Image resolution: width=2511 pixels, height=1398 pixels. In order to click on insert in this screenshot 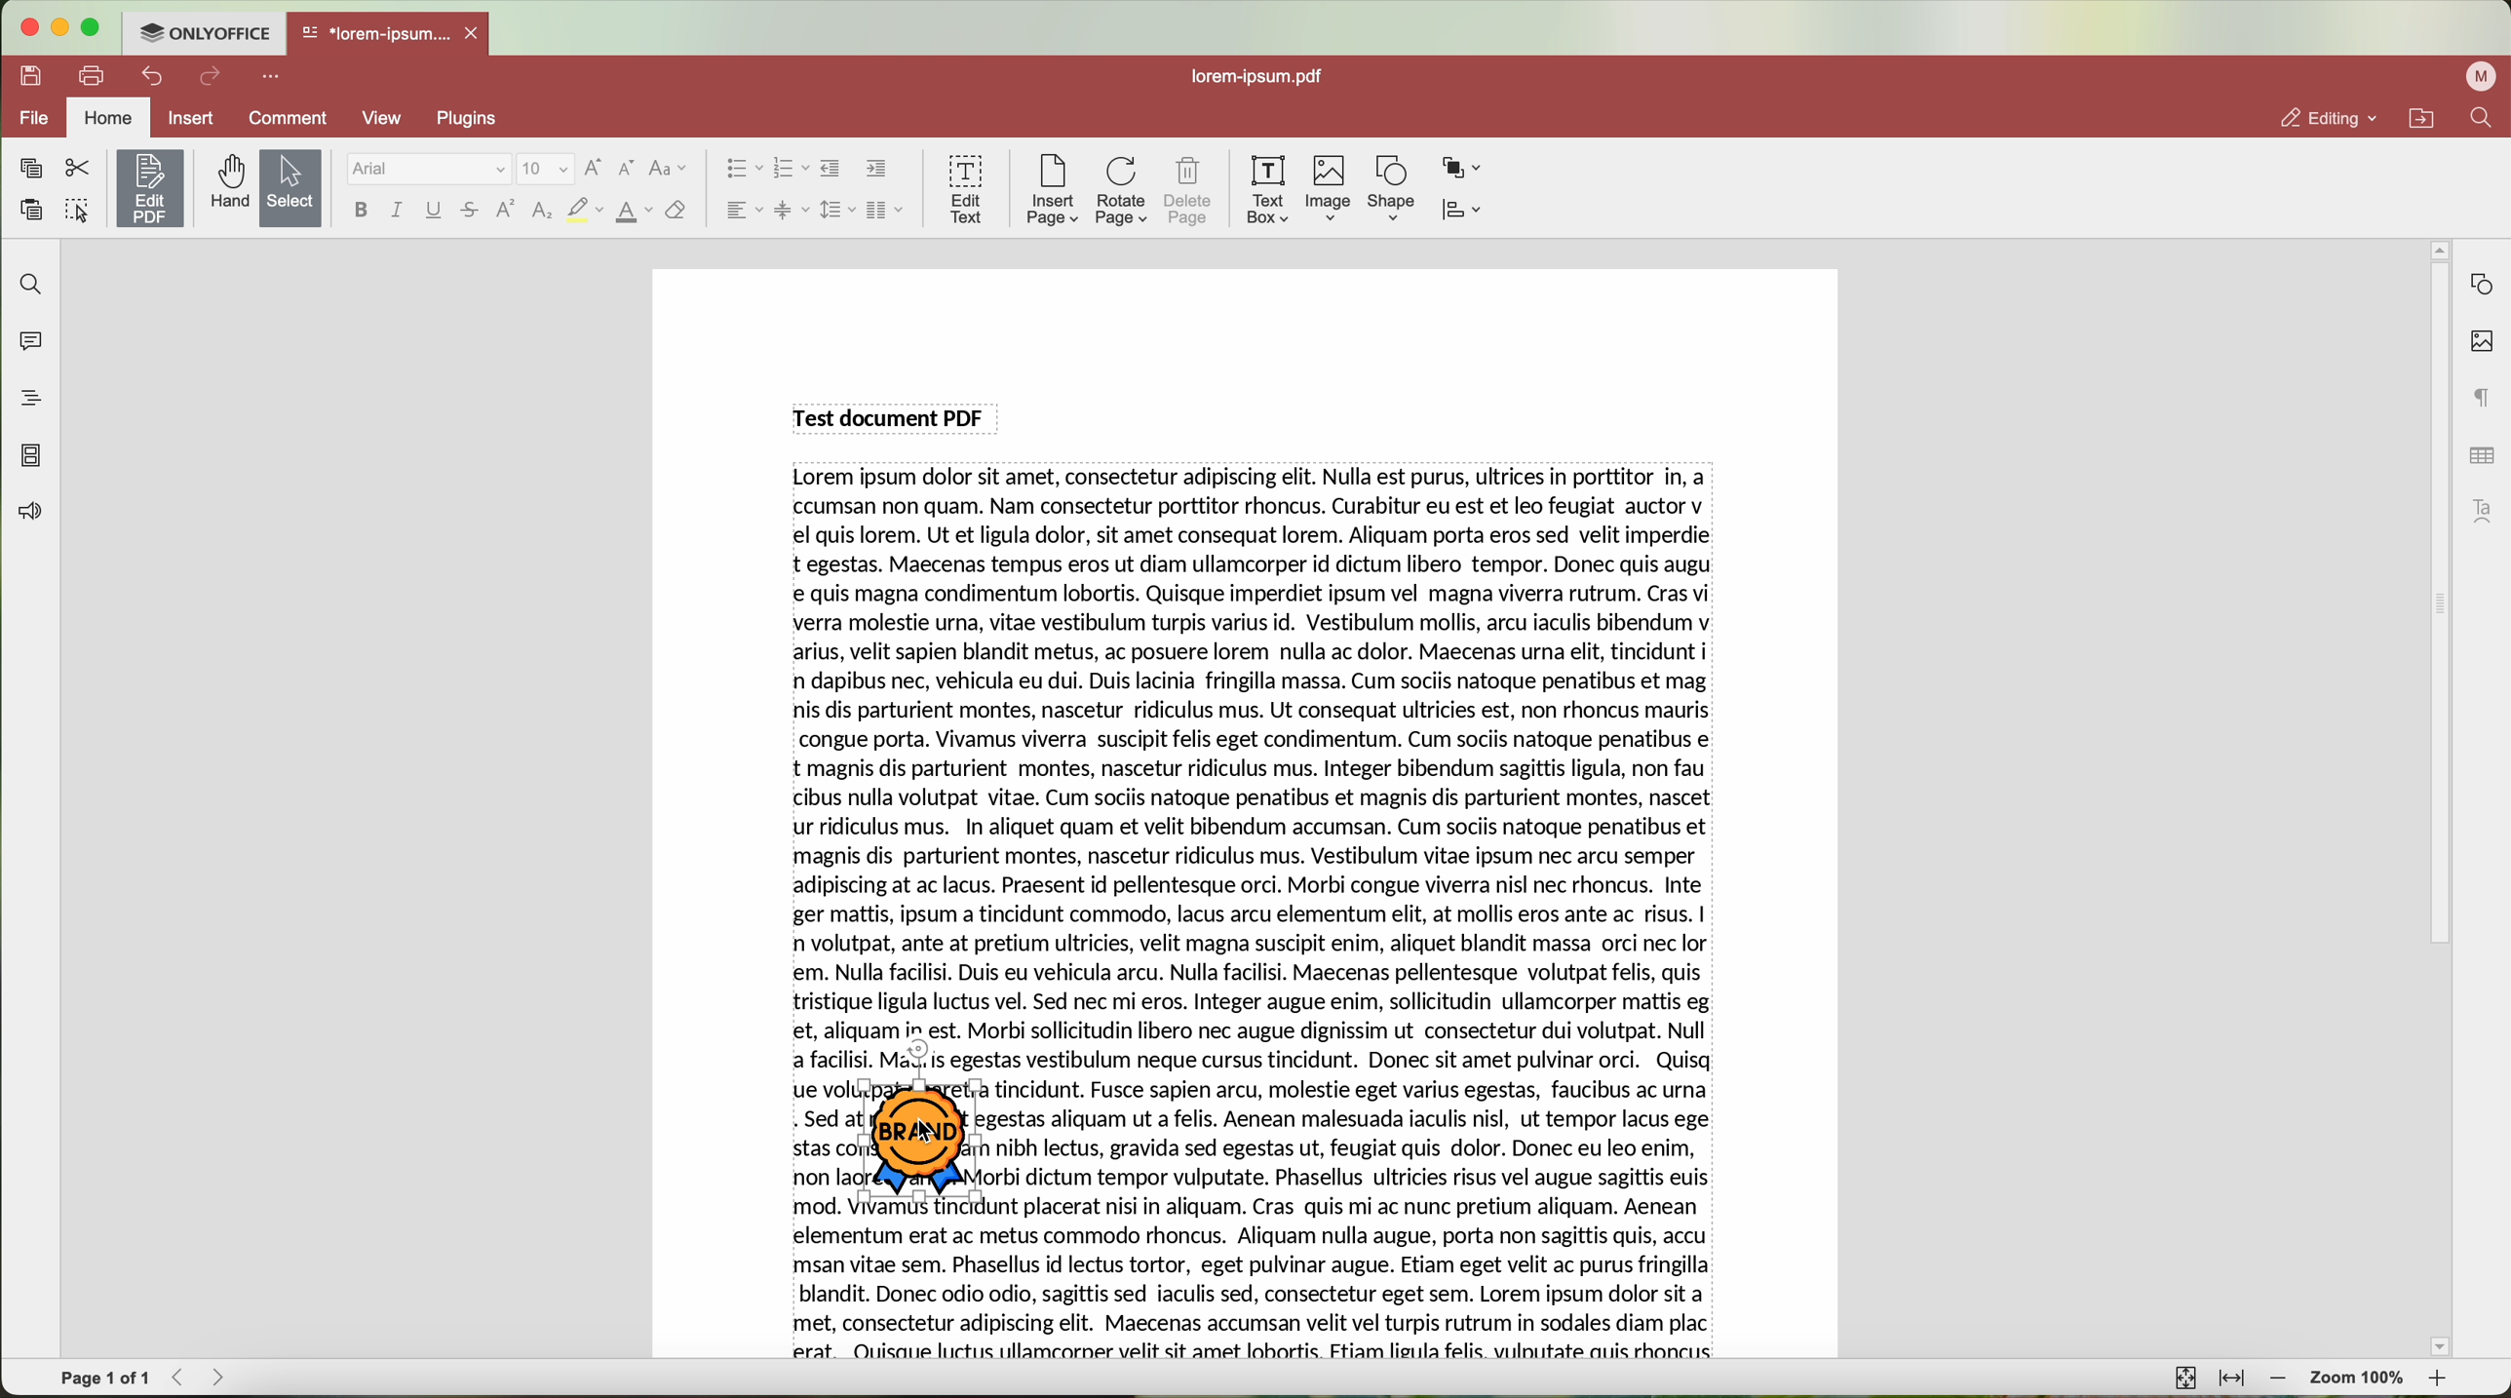, I will do `click(190, 117)`.